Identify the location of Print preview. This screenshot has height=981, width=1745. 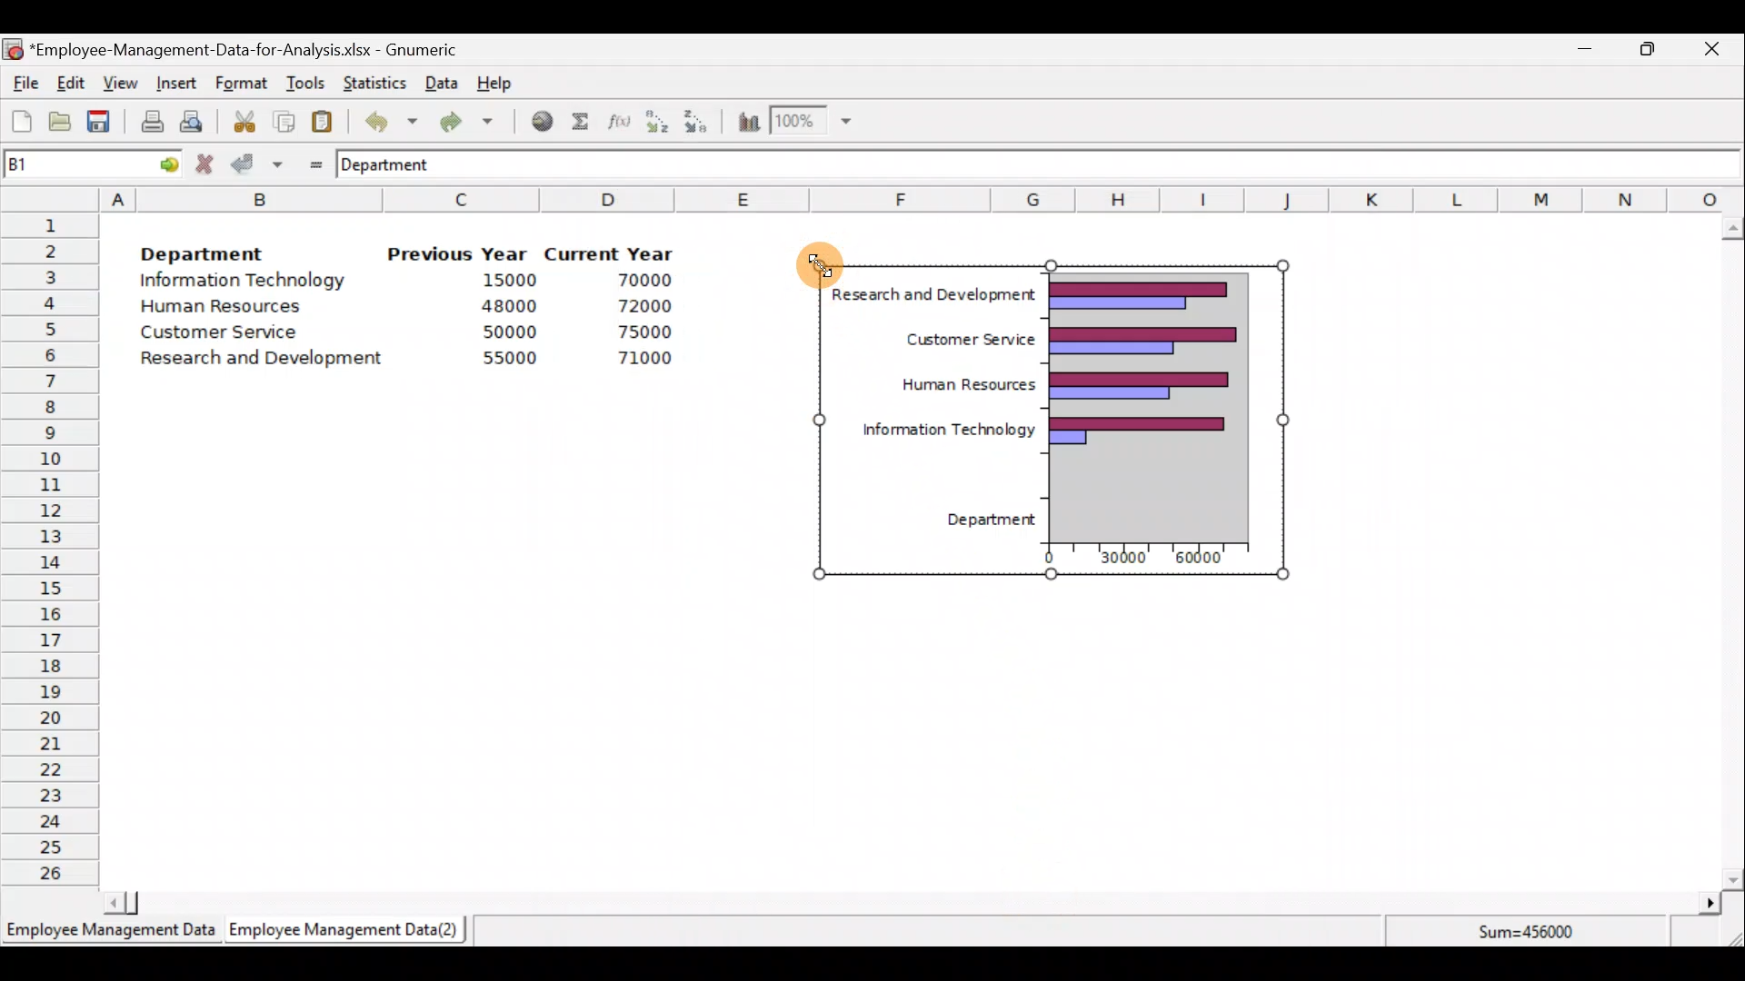
(191, 119).